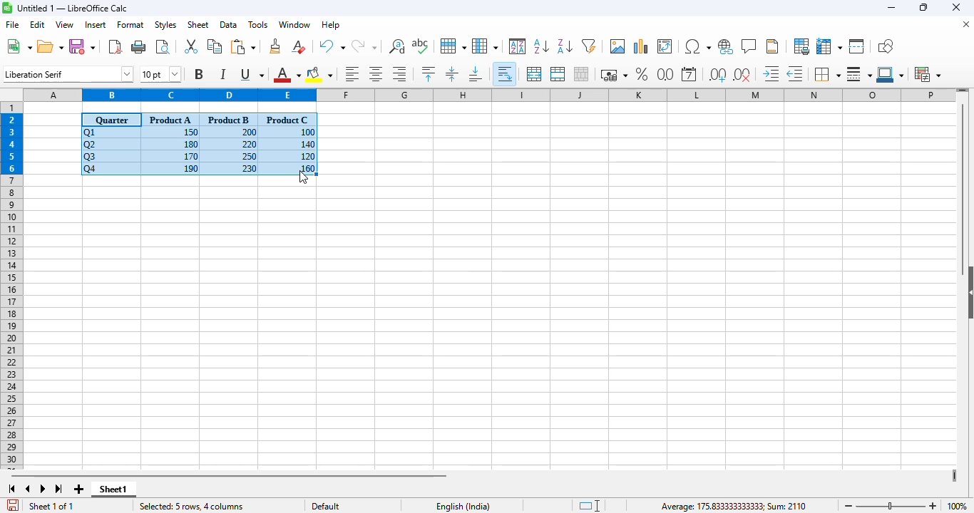 The width and height of the screenshot is (974, 513). What do you see at coordinates (160, 74) in the screenshot?
I see `font size` at bounding box center [160, 74].